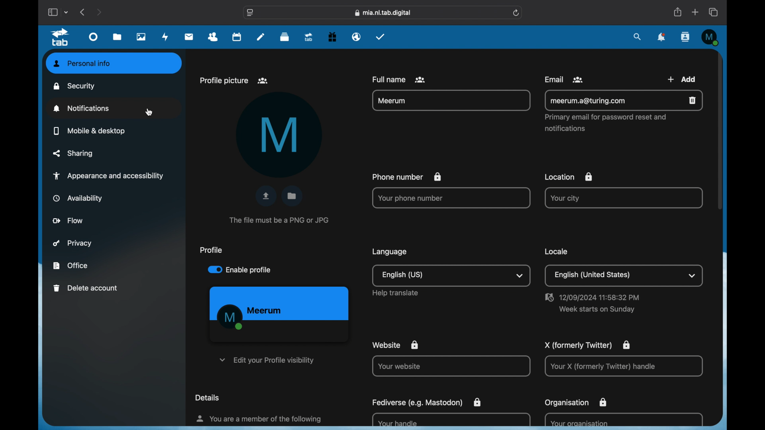 Image resolution: width=765 pixels, height=430 pixels. I want to click on tab, so click(61, 37).